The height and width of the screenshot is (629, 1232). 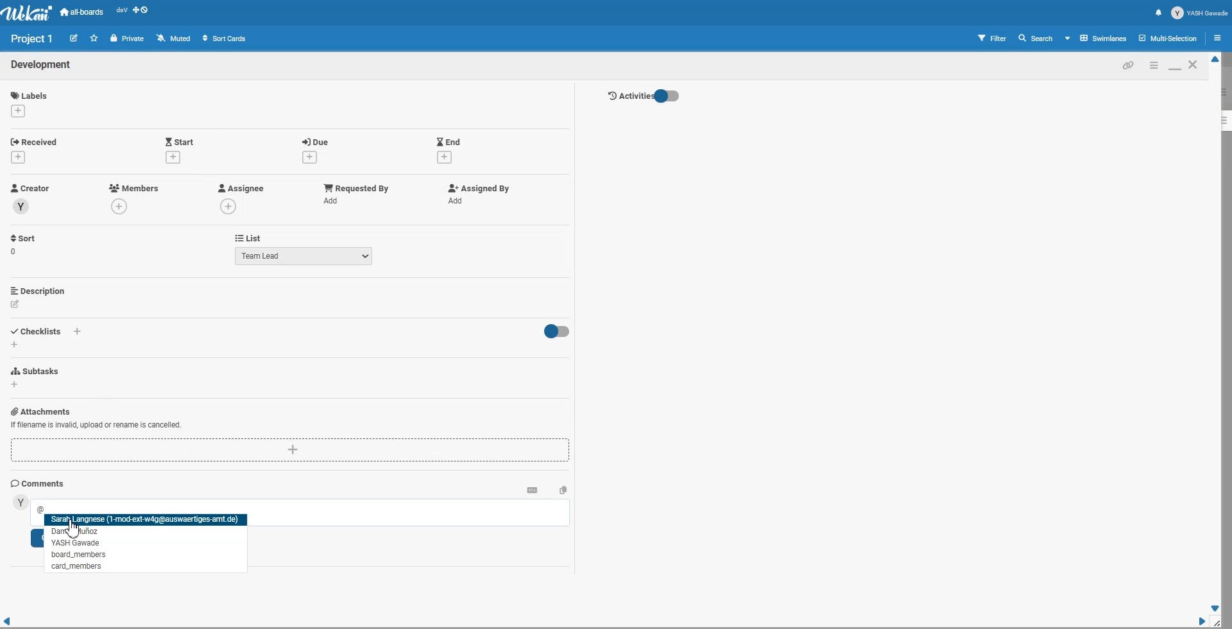 What do you see at coordinates (1036, 38) in the screenshot?
I see `Search` at bounding box center [1036, 38].